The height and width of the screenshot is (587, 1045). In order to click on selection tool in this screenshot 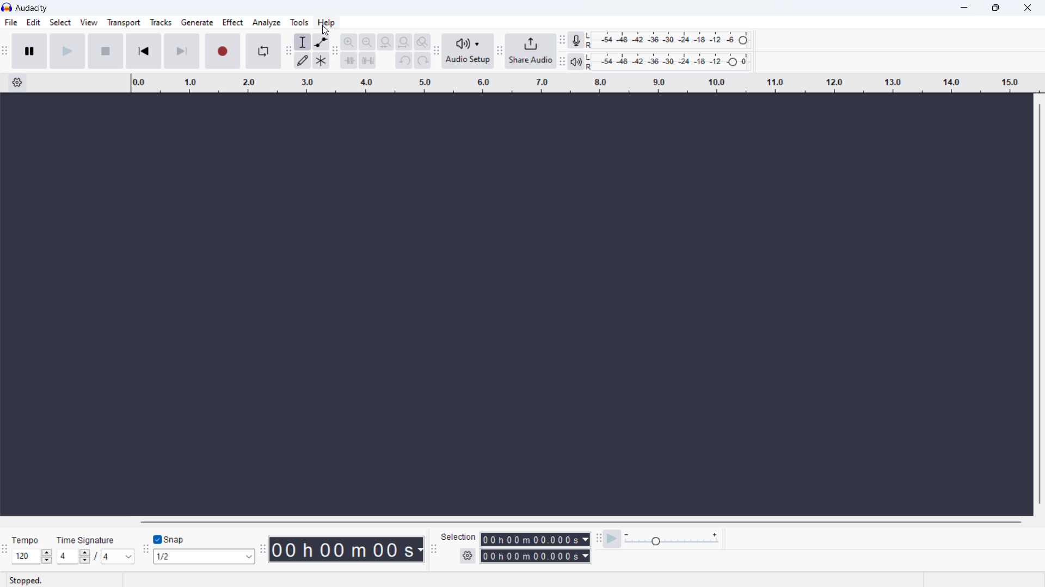, I will do `click(303, 42)`.